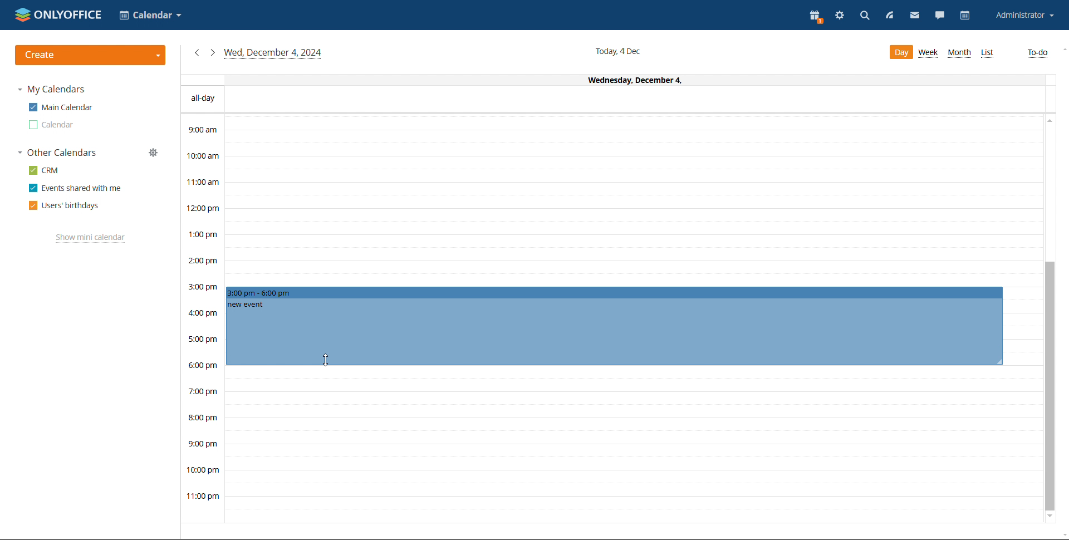 This screenshot has width=1069, height=540. I want to click on today, so click(273, 53).